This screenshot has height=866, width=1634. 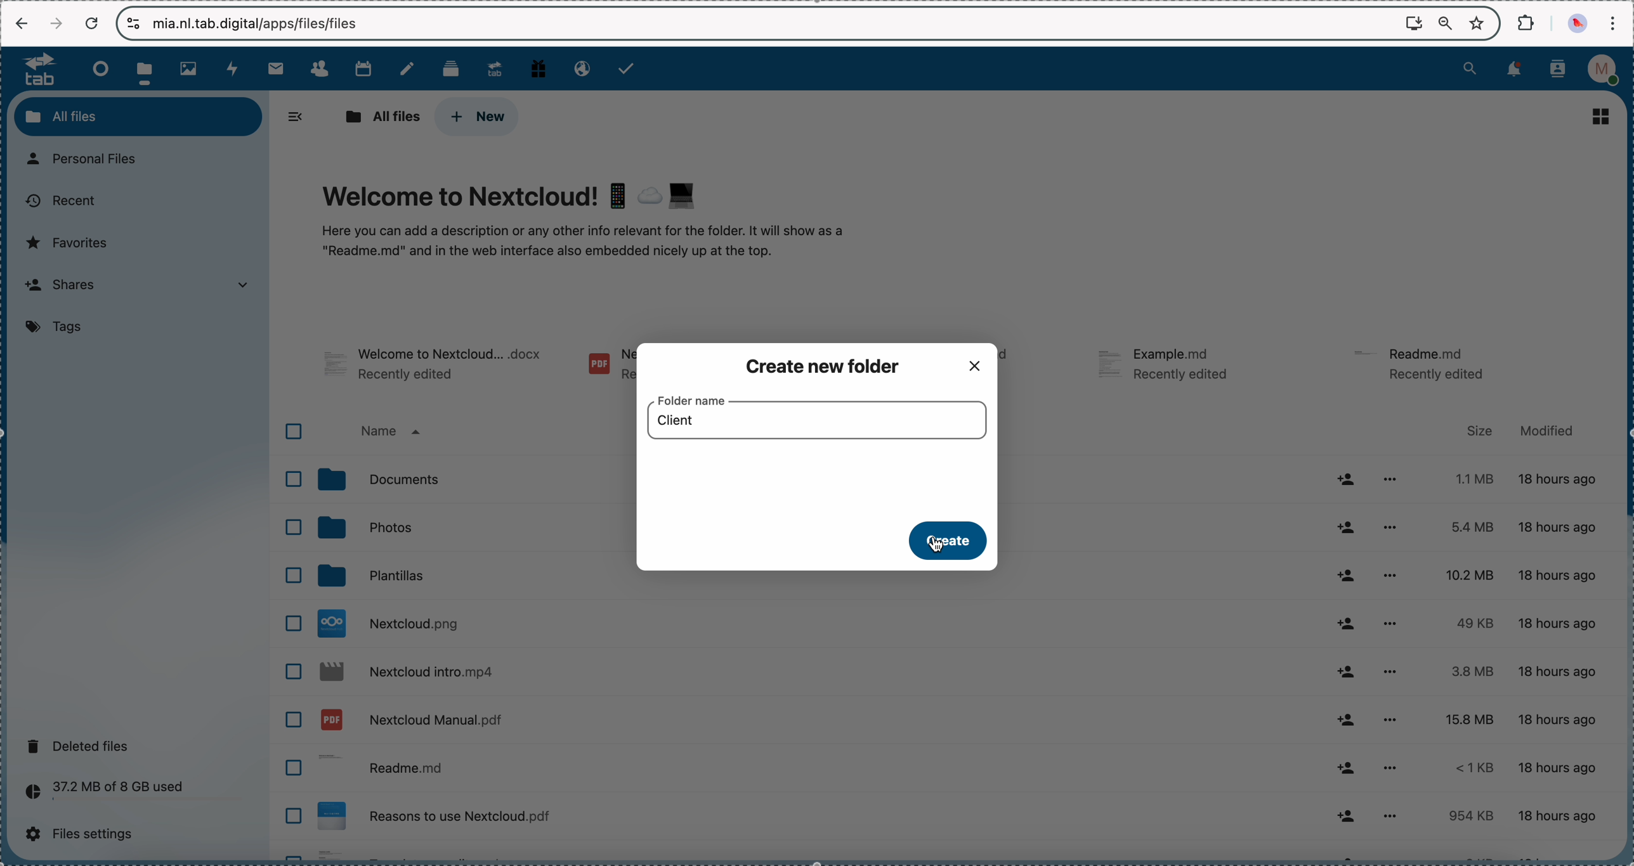 What do you see at coordinates (391, 433) in the screenshot?
I see `name` at bounding box center [391, 433].